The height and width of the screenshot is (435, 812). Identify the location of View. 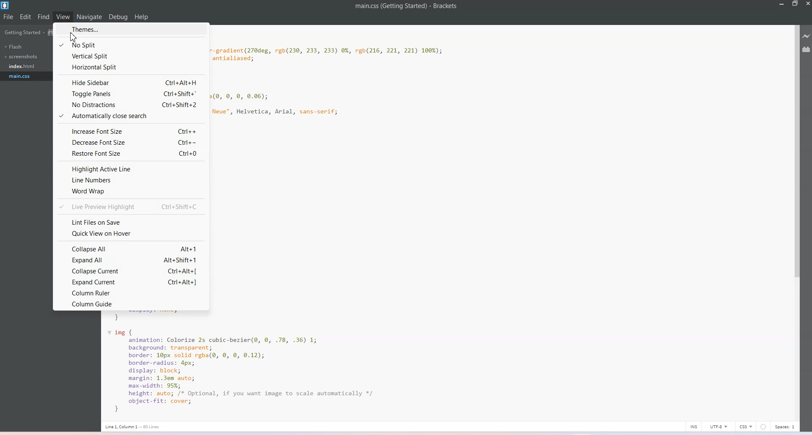
(63, 17).